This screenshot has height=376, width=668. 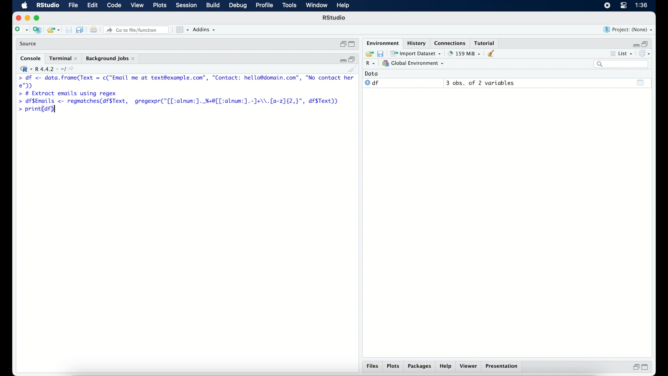 What do you see at coordinates (238, 6) in the screenshot?
I see `debug` at bounding box center [238, 6].